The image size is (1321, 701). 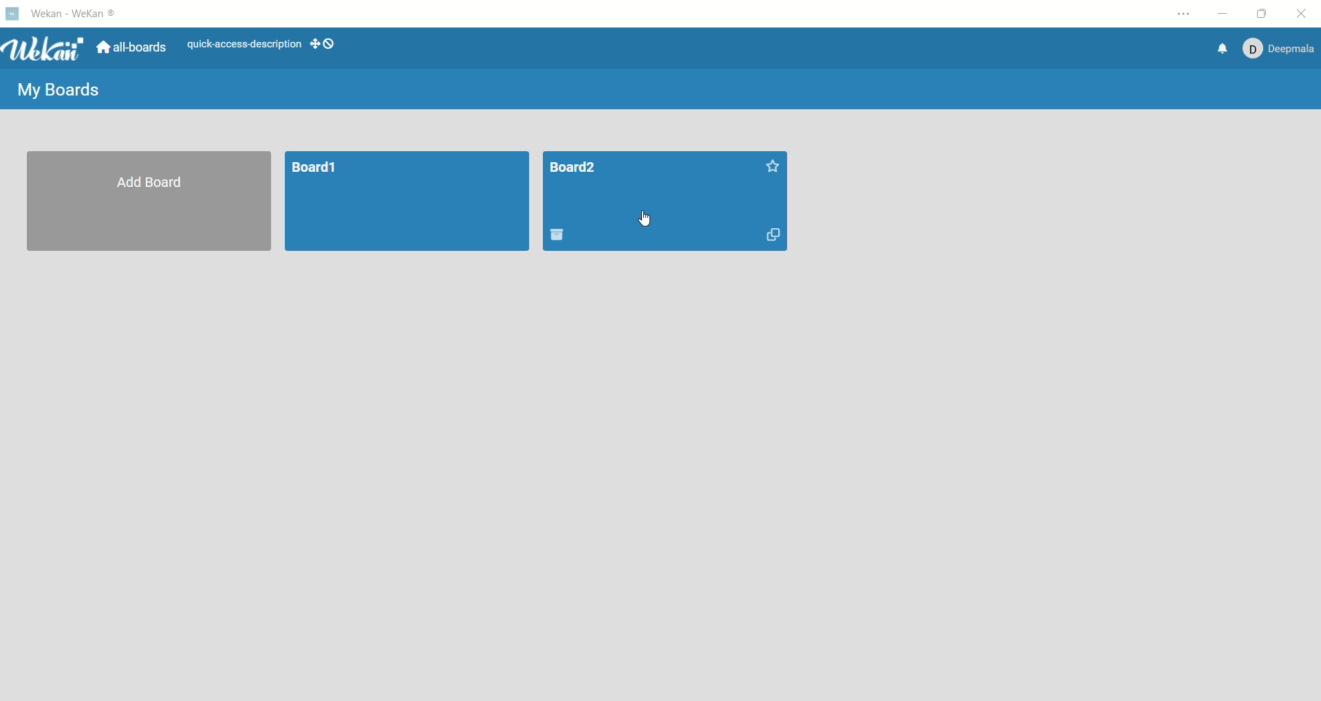 What do you see at coordinates (1219, 49) in the screenshot?
I see `notification` at bounding box center [1219, 49].